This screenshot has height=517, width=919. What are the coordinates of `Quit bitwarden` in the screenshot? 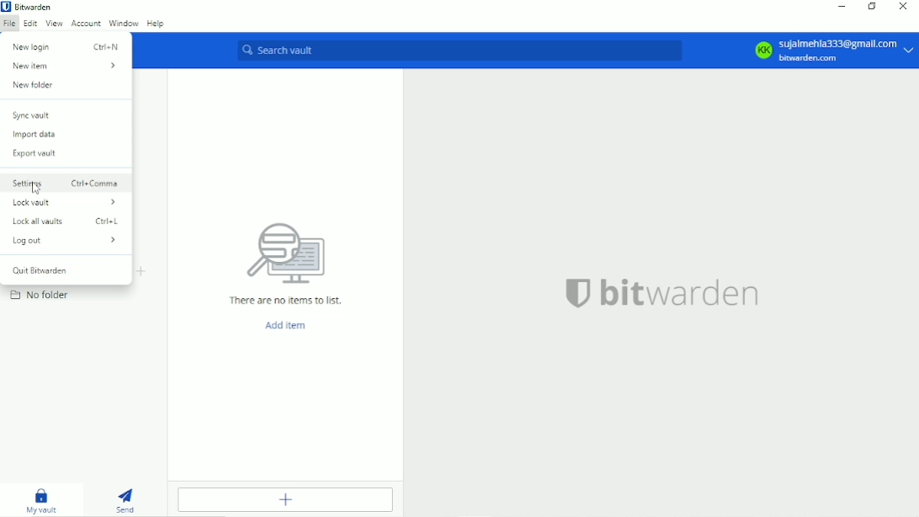 It's located at (42, 270).